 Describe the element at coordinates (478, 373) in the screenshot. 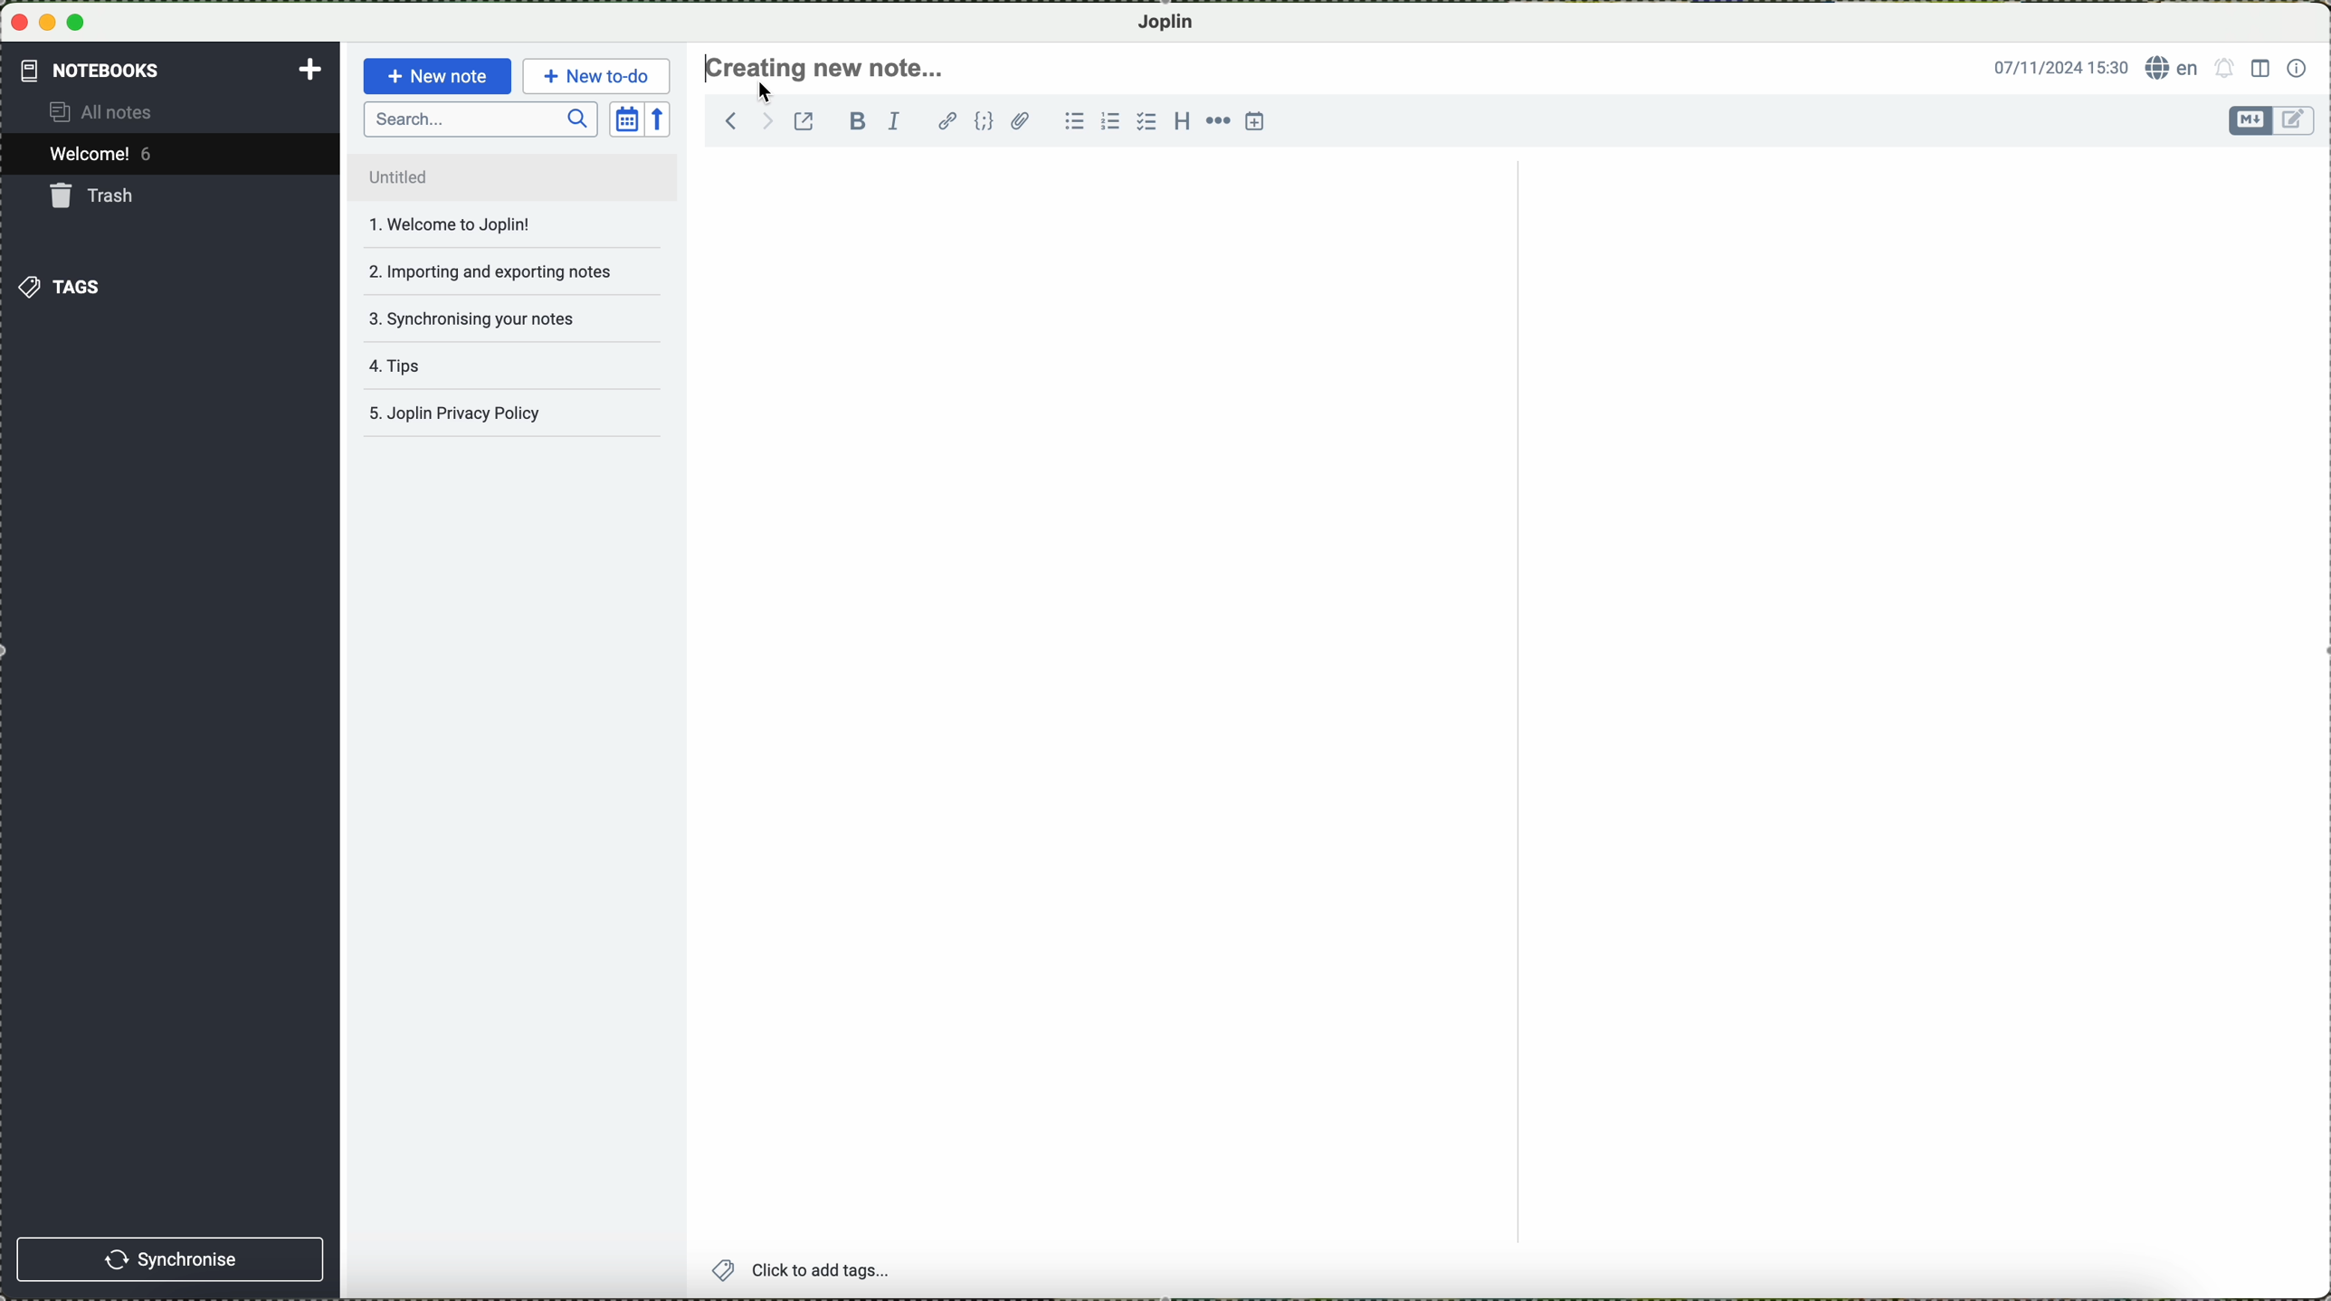

I see `tips` at that location.